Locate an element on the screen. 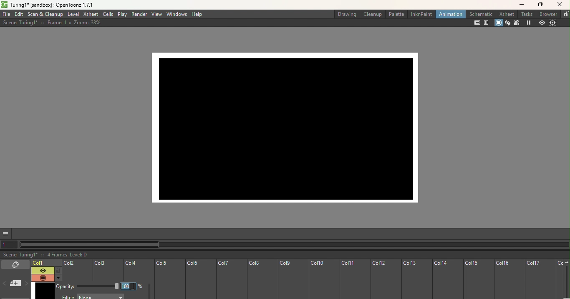  GUI show/hide is located at coordinates (6, 234).